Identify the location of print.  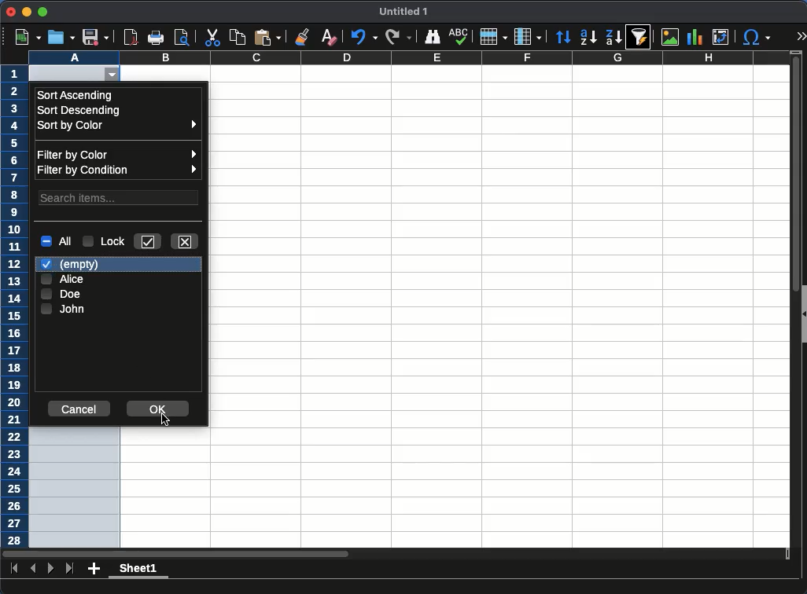
(156, 38).